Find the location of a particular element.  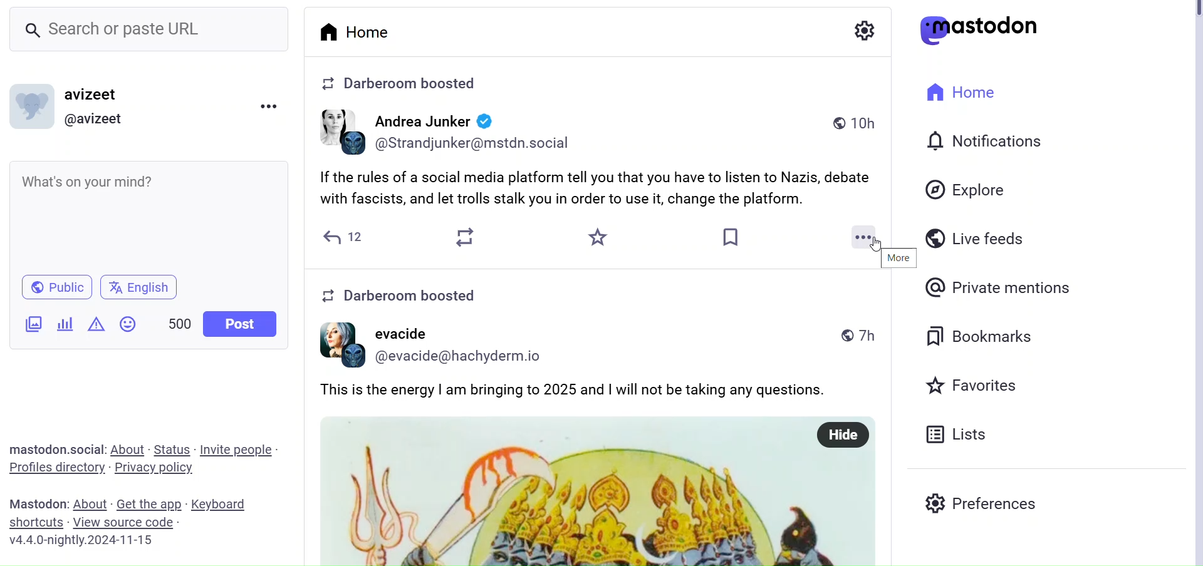

Favorites is located at coordinates (974, 384).